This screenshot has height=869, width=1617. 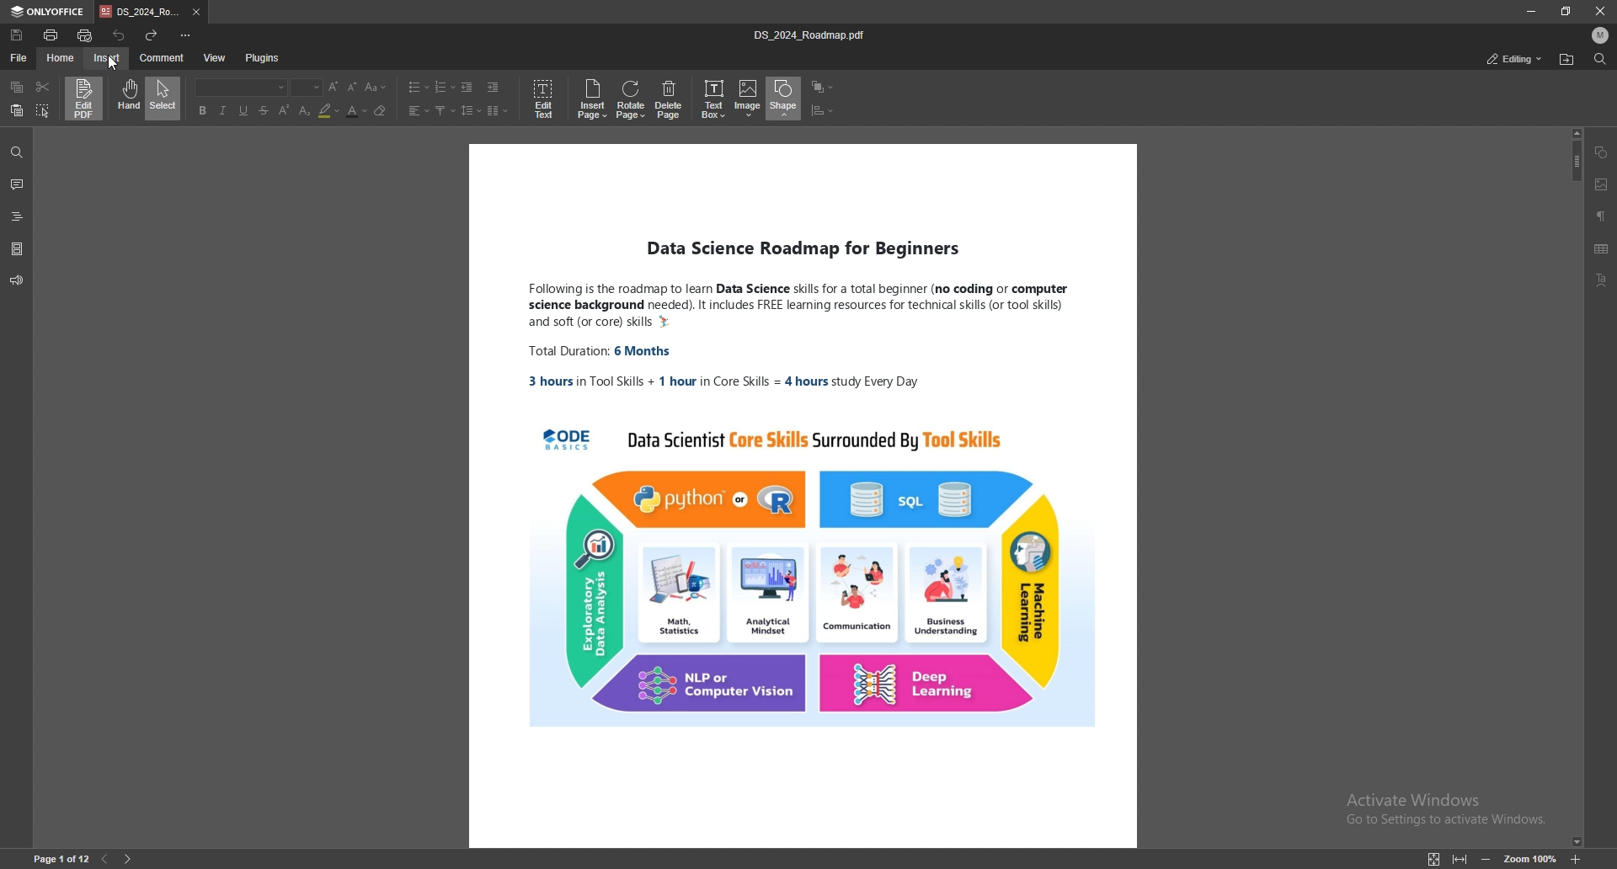 I want to click on plugins, so click(x=262, y=58).